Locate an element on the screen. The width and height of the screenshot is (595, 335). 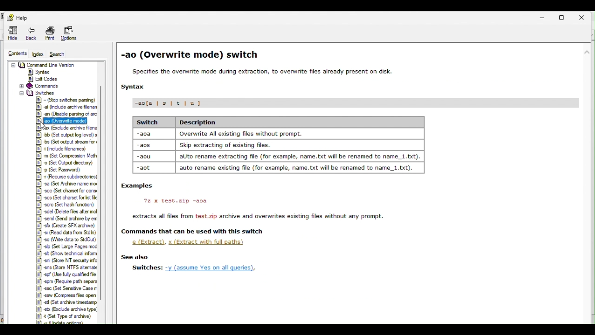
Help is located at coordinates (21, 18).